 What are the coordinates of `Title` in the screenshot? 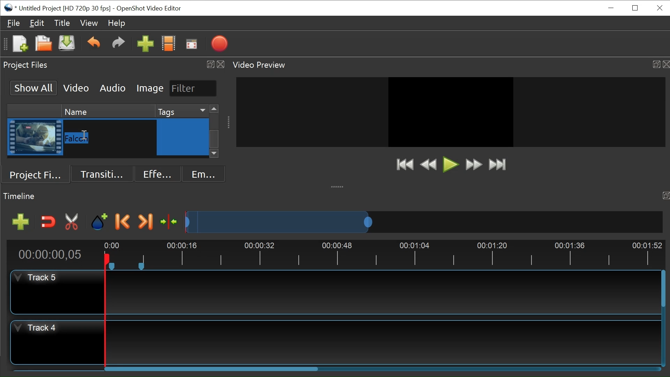 It's located at (64, 24).